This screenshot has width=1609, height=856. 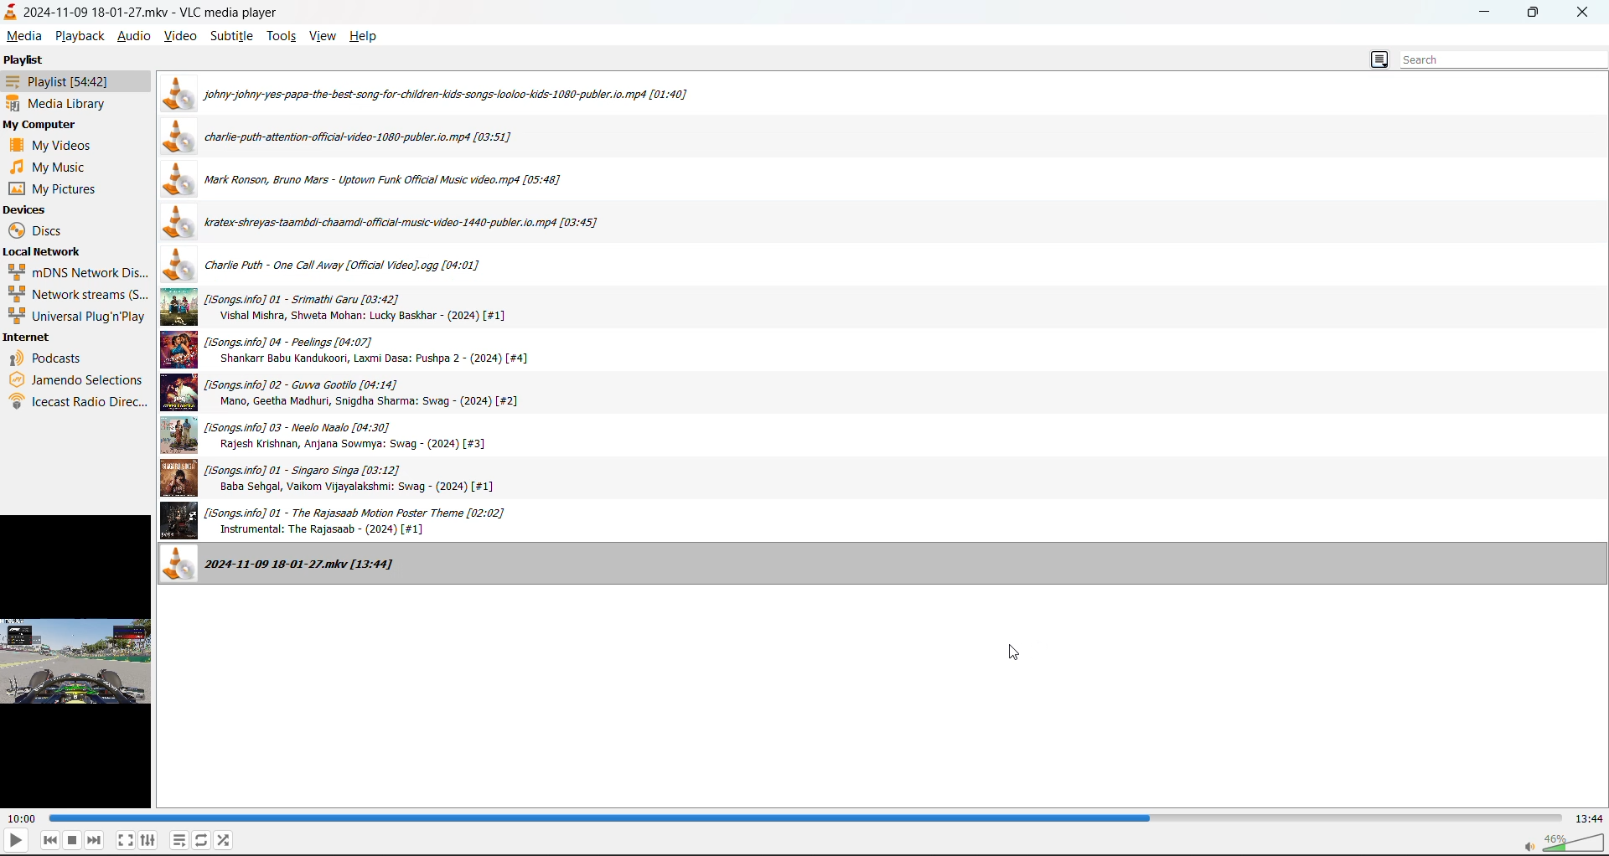 What do you see at coordinates (285, 35) in the screenshot?
I see `tools` at bounding box center [285, 35].